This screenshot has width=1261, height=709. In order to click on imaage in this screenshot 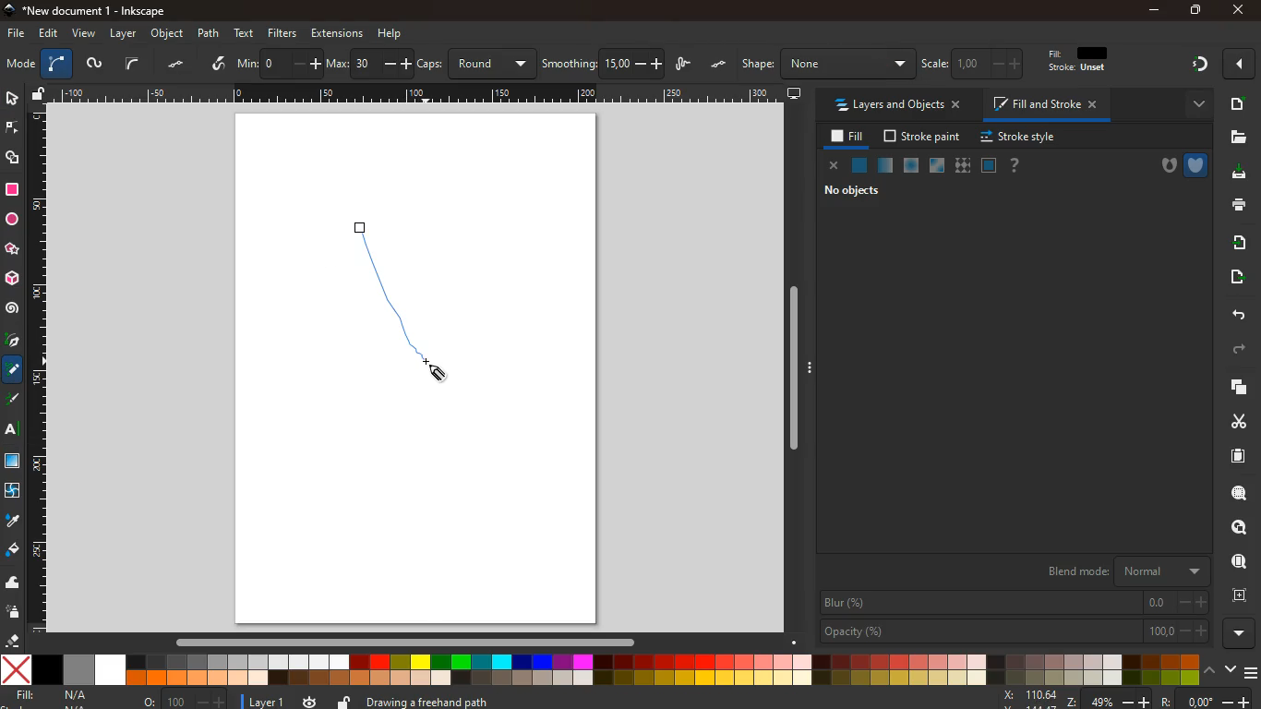, I will do `click(14, 463)`.